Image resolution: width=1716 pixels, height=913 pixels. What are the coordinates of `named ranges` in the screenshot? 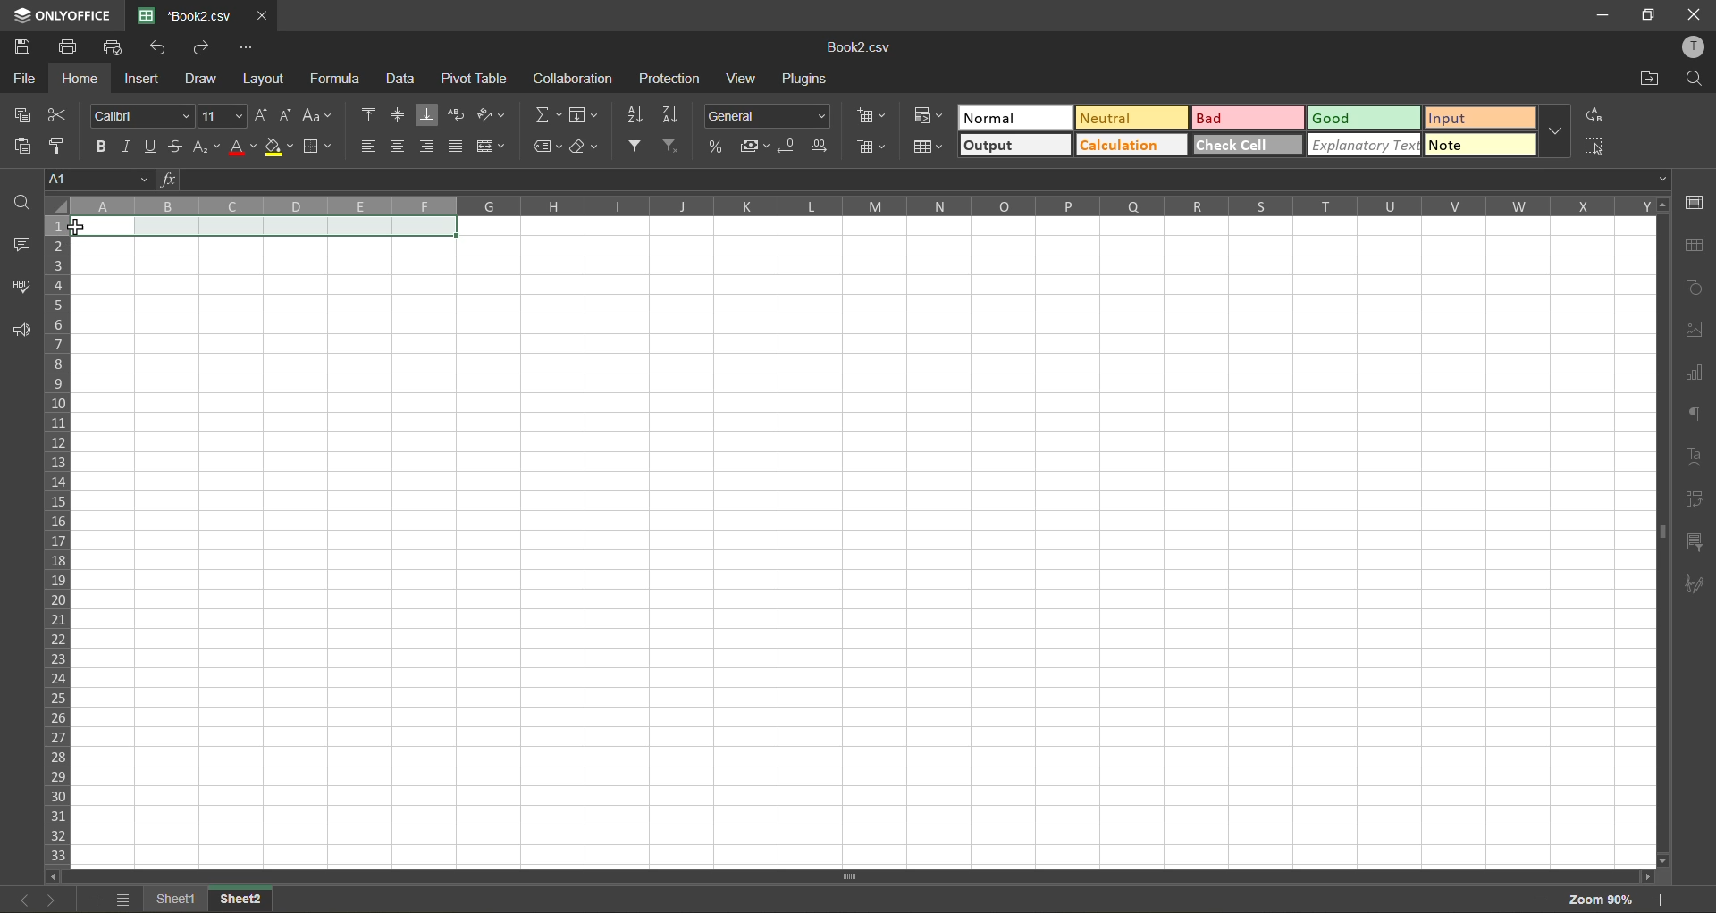 It's located at (547, 145).